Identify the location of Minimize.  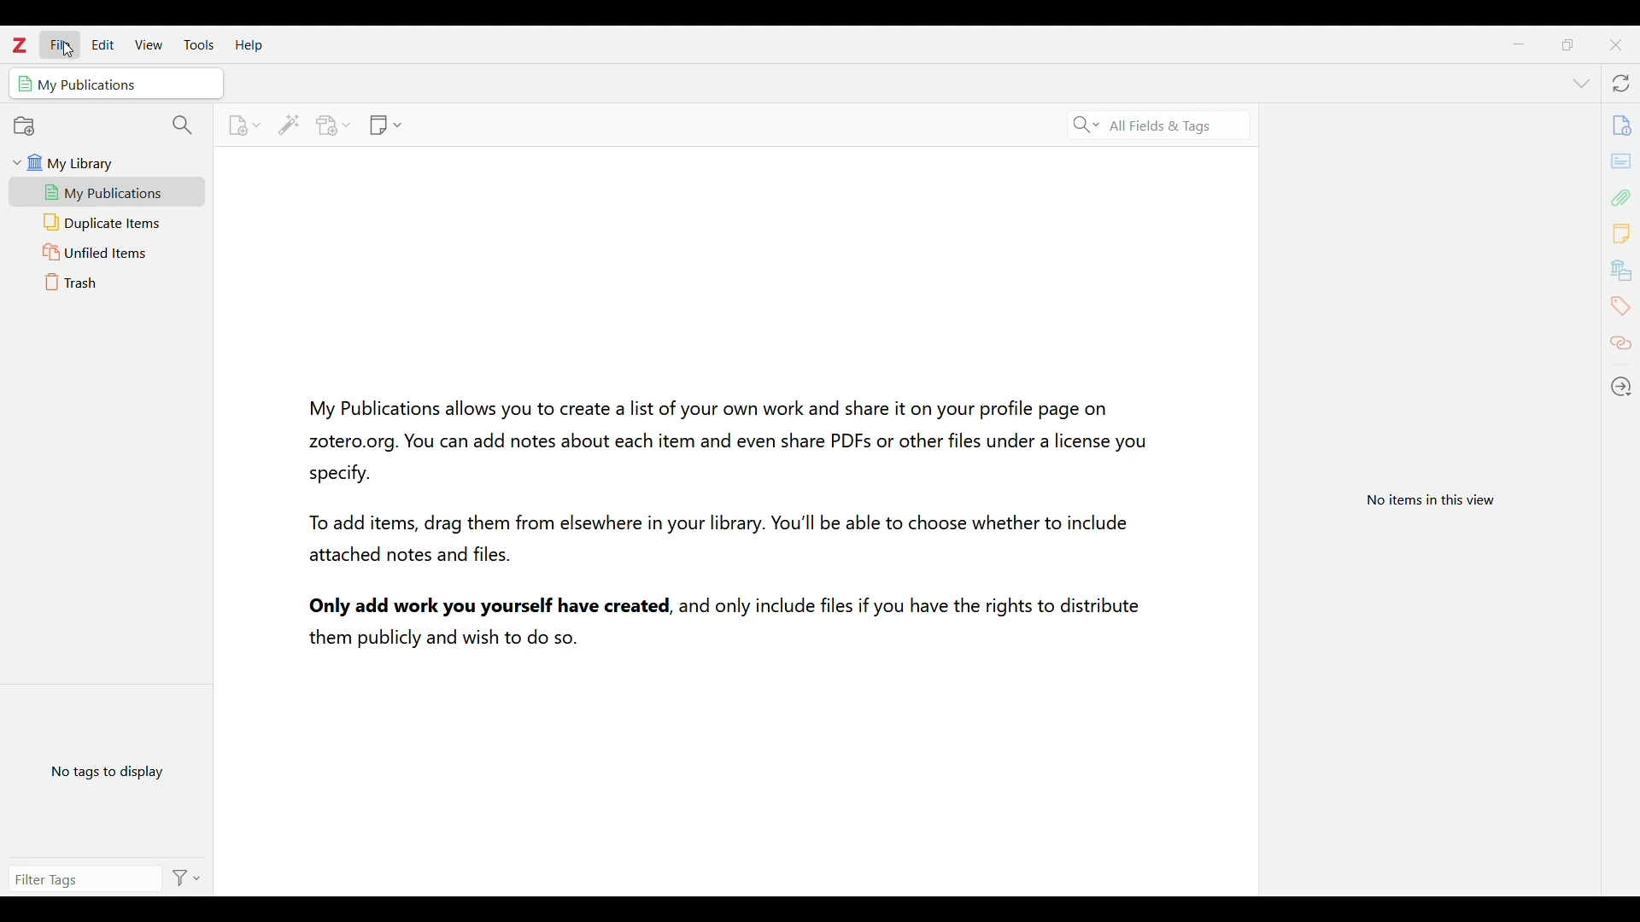
(1519, 44).